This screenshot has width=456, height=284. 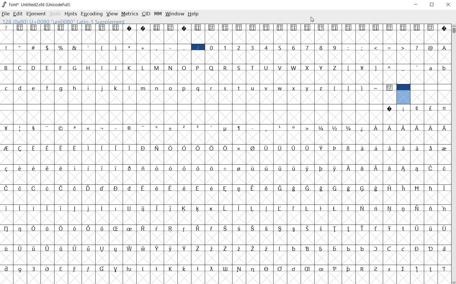 I want to click on Symbol, so click(x=225, y=248).